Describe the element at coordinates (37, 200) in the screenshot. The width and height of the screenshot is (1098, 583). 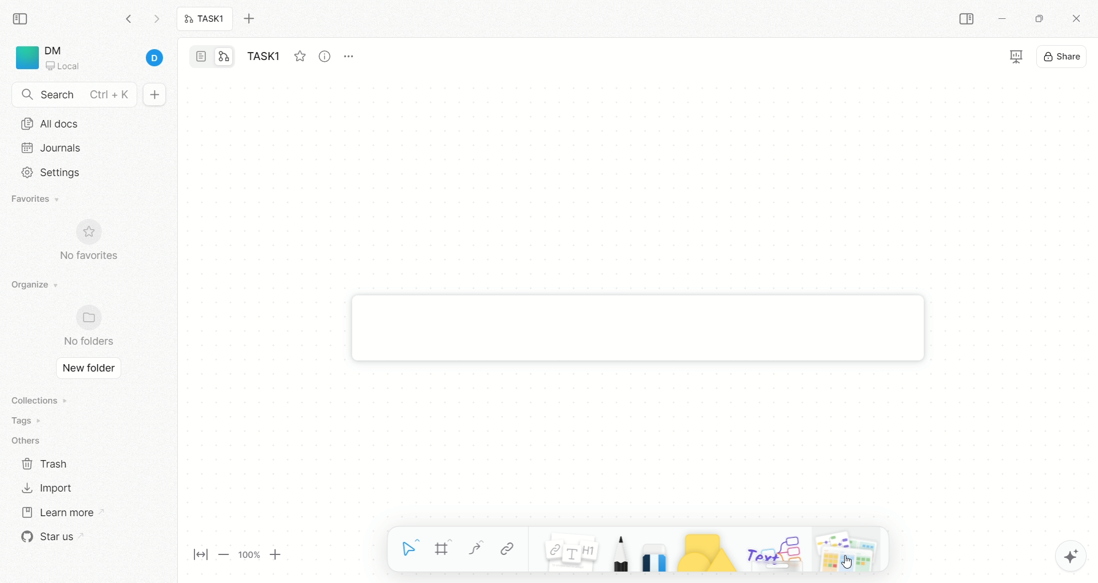
I see `favorites` at that location.